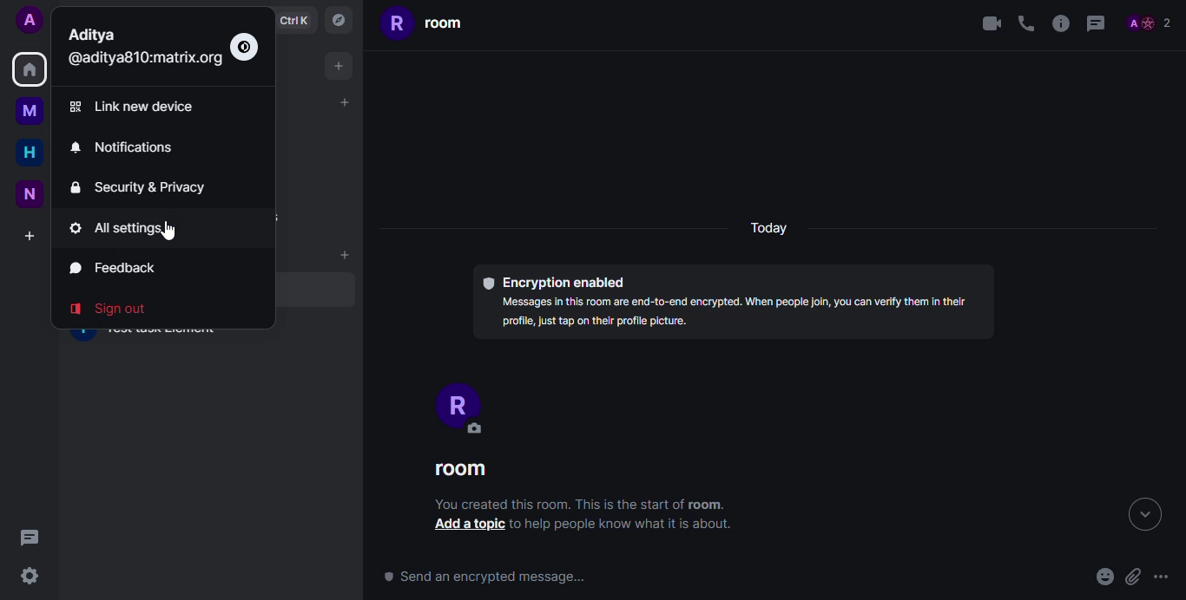 This screenshot has height=600, width=1186. Describe the element at coordinates (29, 537) in the screenshot. I see `threads` at that location.